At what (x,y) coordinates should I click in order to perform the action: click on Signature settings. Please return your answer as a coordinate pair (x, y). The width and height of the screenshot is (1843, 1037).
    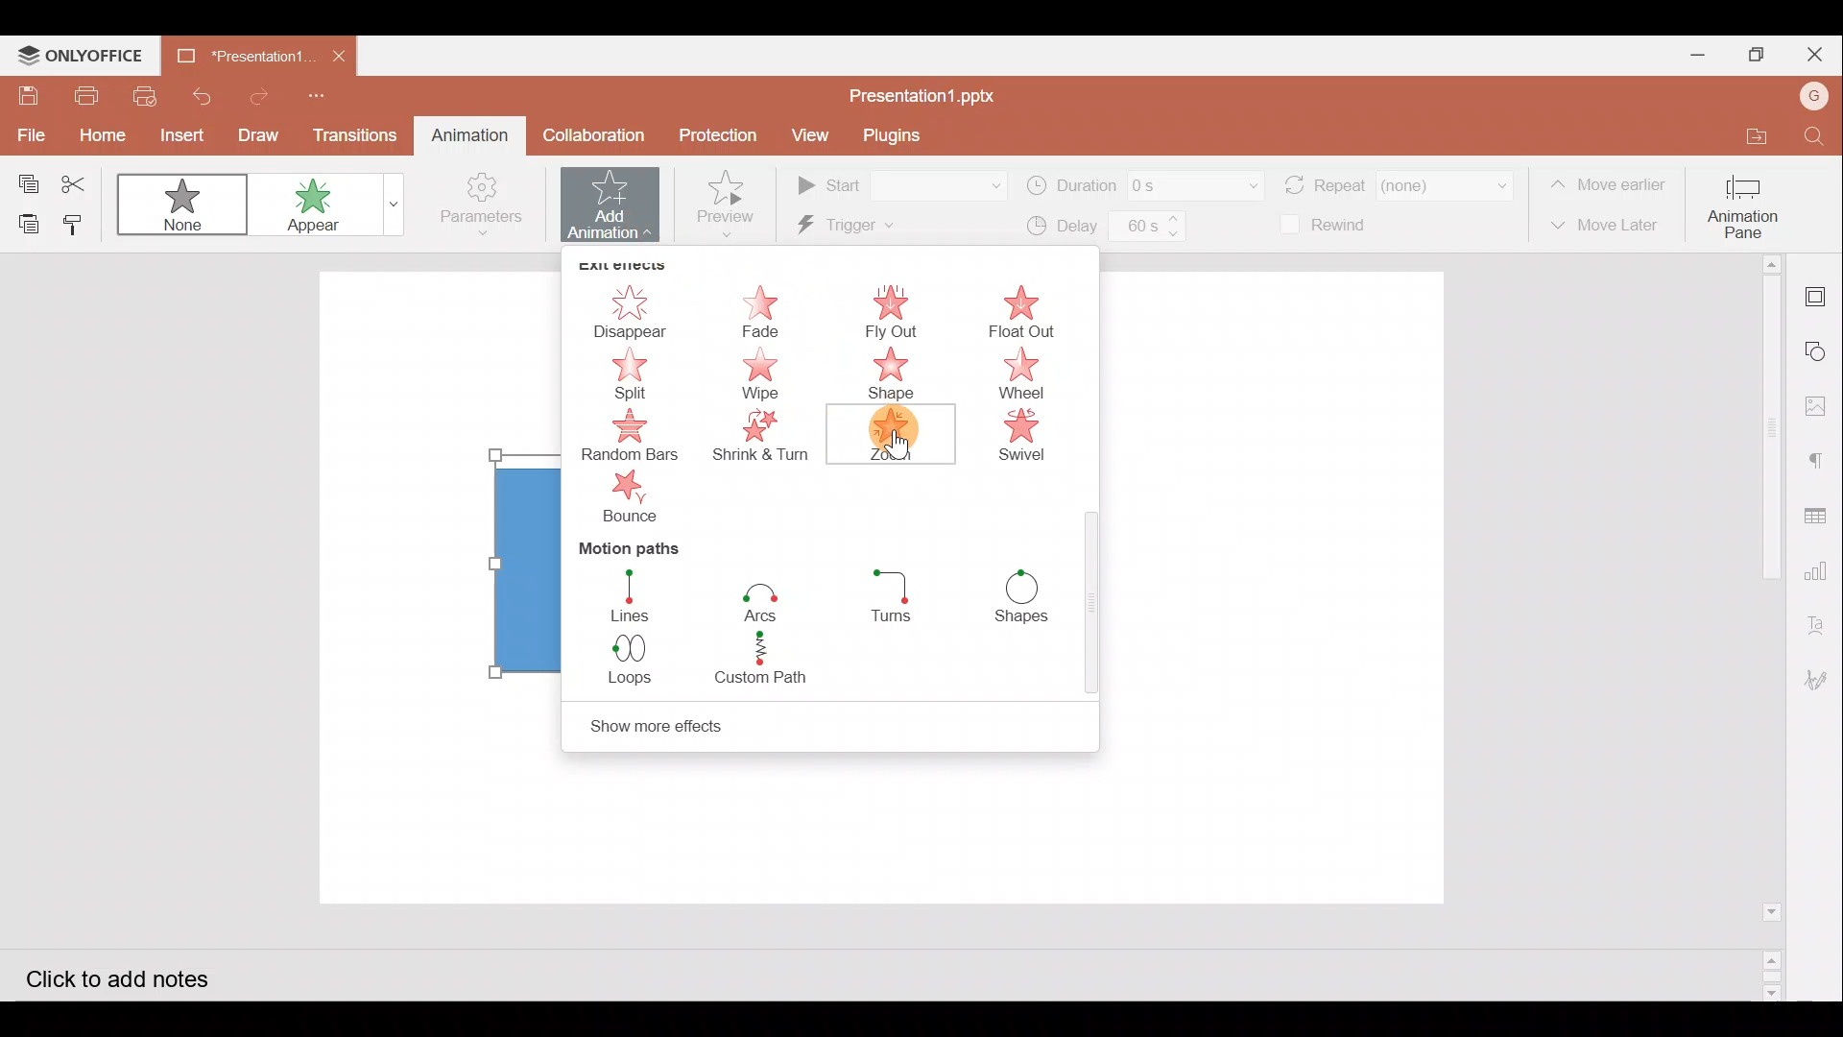
    Looking at the image, I should click on (1820, 678).